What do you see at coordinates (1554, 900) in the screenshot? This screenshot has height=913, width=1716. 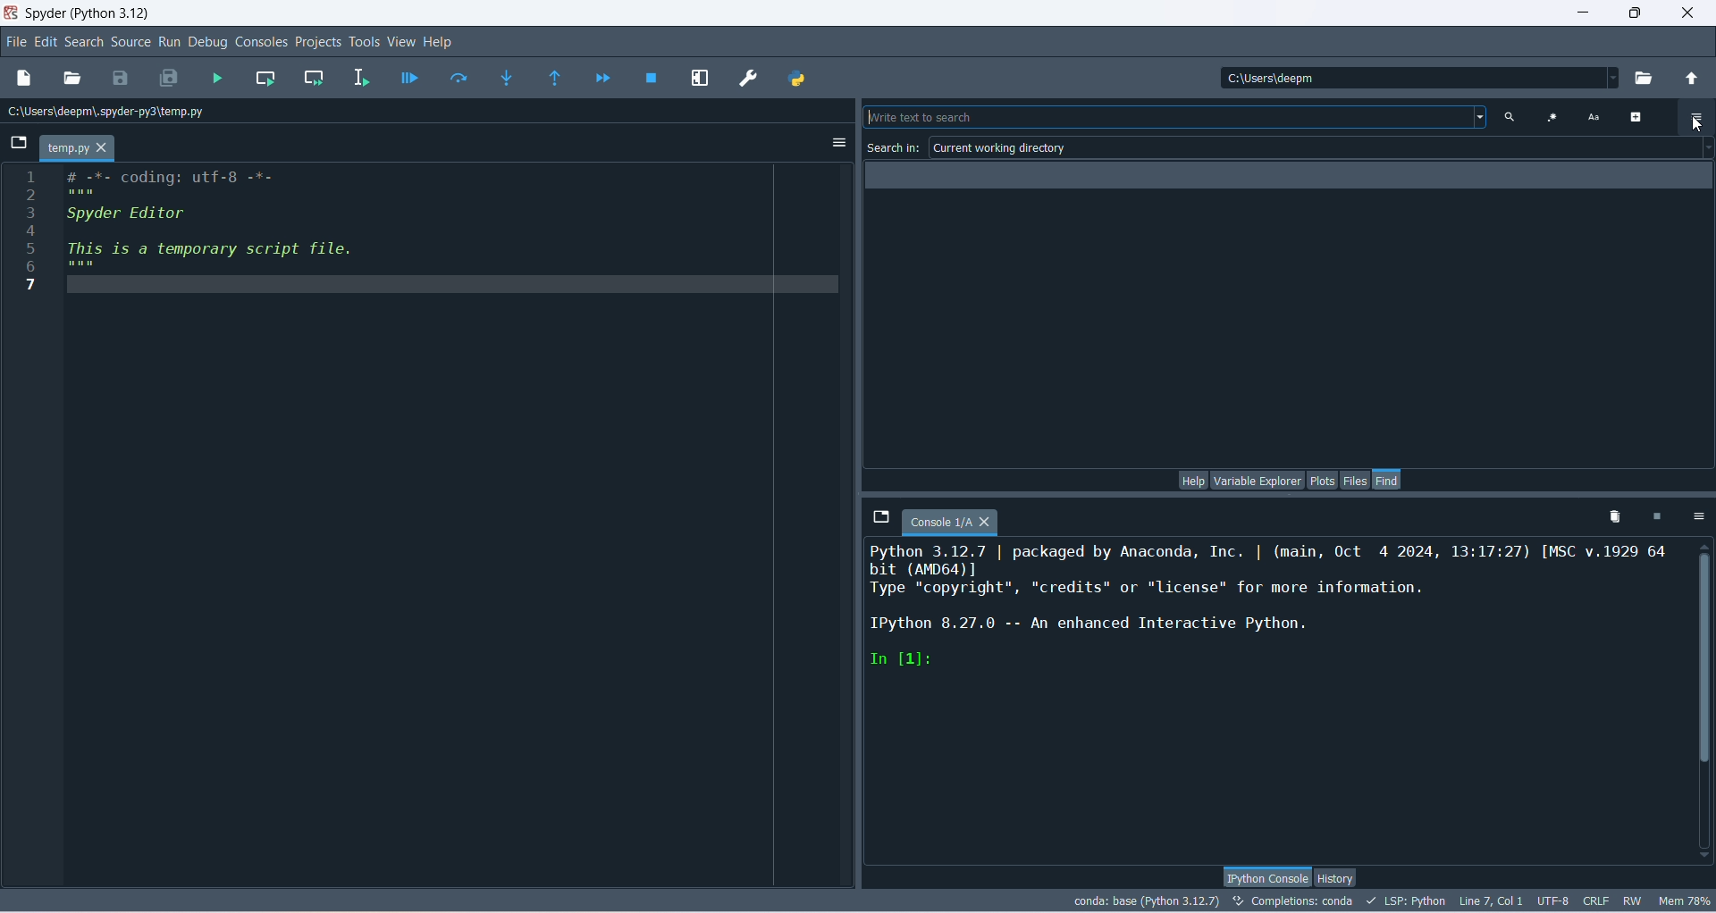 I see `UTF` at bounding box center [1554, 900].